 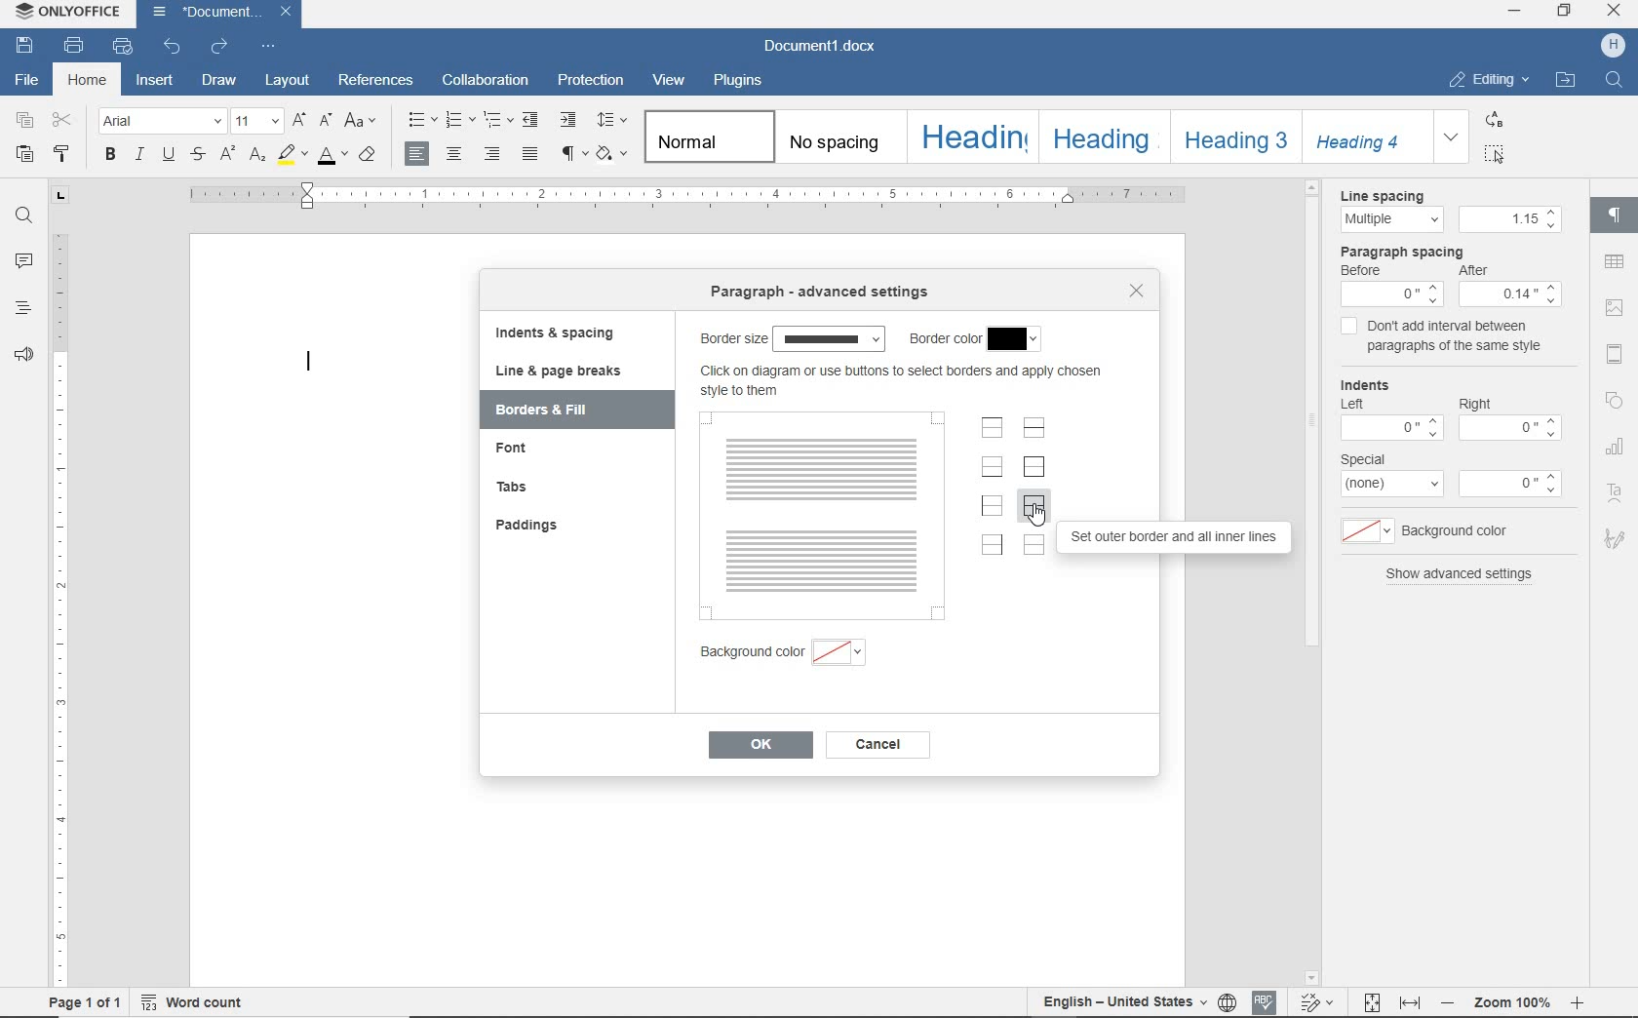 What do you see at coordinates (1442, 277) in the screenshot?
I see `Paragraph Spacing: Before 0, After:0.14` at bounding box center [1442, 277].